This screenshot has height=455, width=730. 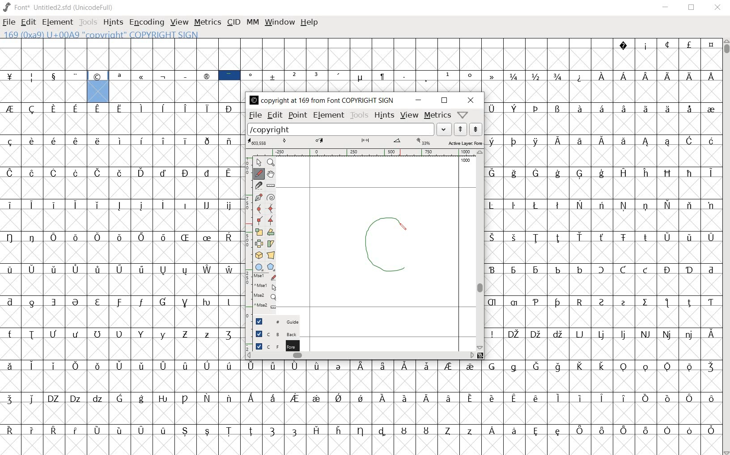 What do you see at coordinates (270, 174) in the screenshot?
I see `scroll by hand` at bounding box center [270, 174].